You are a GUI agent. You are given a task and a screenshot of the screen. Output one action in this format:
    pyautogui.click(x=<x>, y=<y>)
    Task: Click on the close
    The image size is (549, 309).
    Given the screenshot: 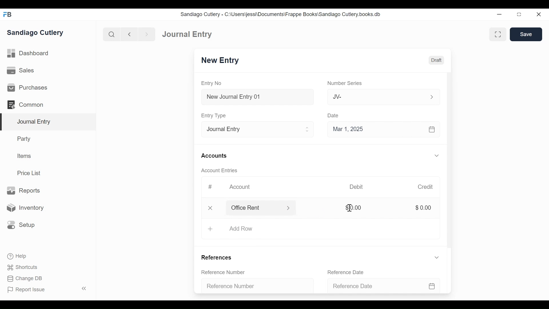 What is the action you would take?
    pyautogui.click(x=541, y=14)
    